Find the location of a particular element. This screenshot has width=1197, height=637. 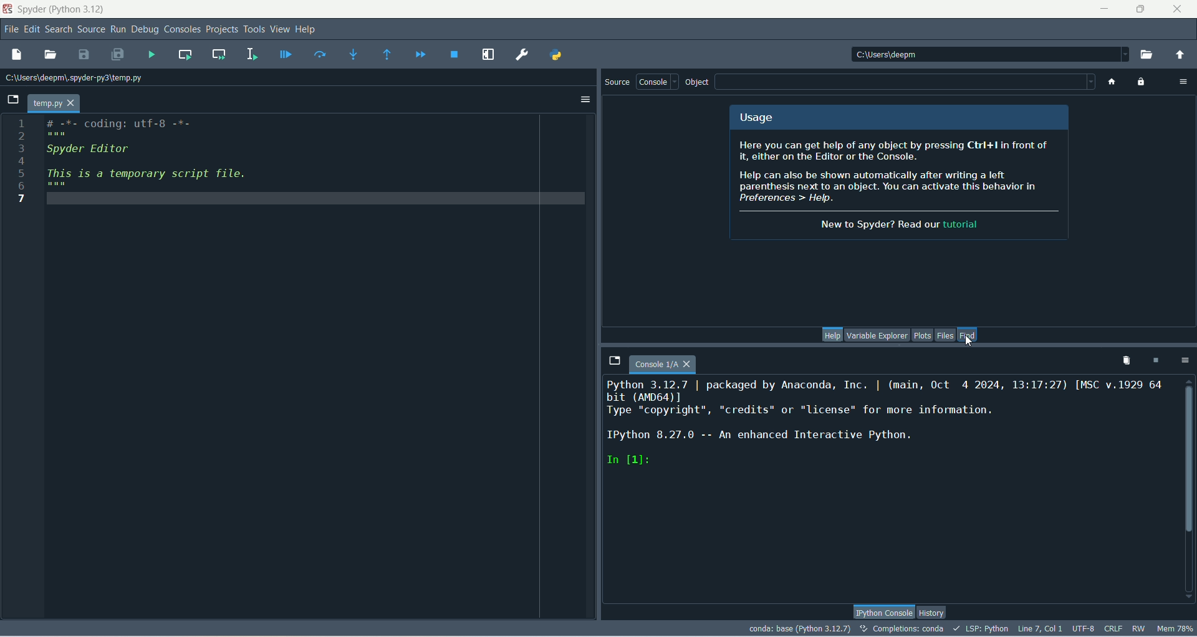

location is located at coordinates (988, 54).